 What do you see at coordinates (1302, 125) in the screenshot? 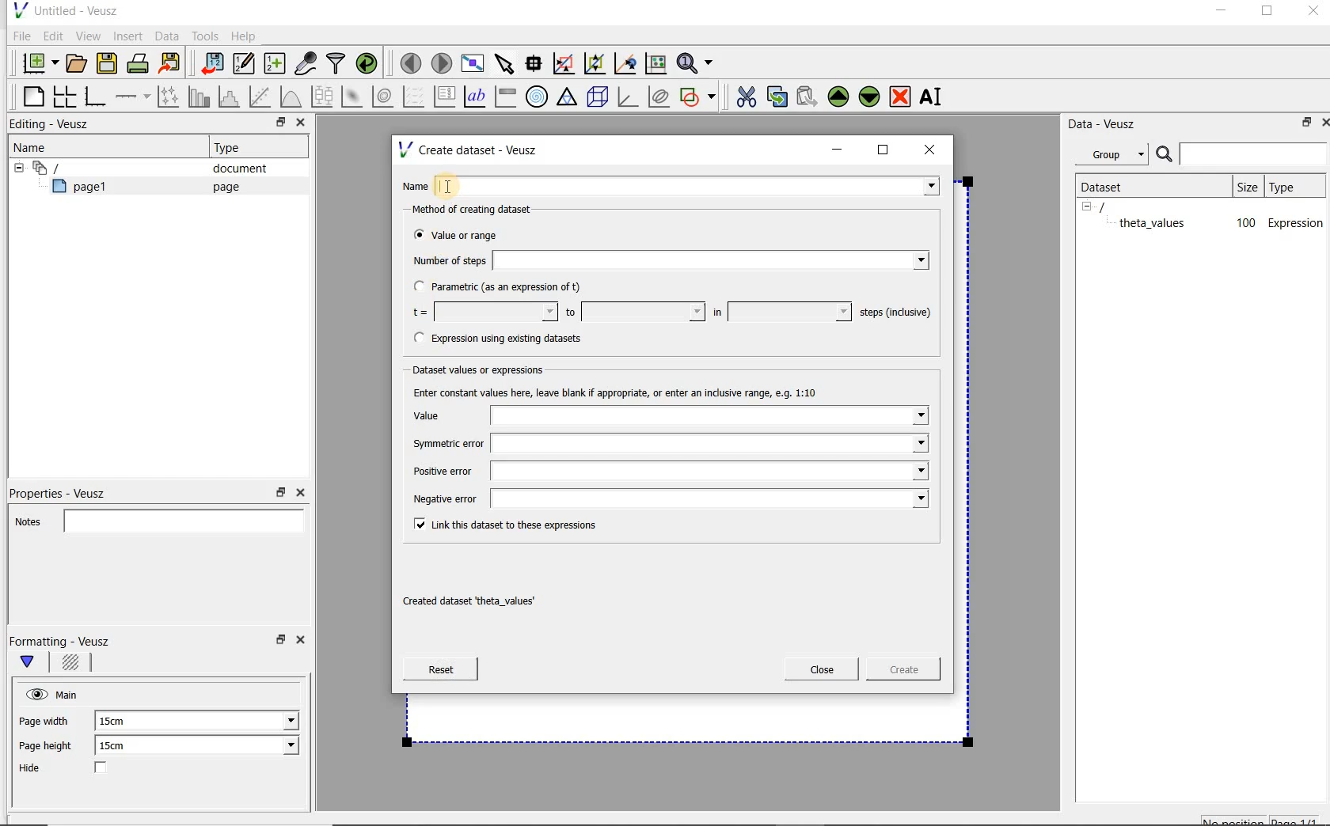
I see `restore down` at bounding box center [1302, 125].